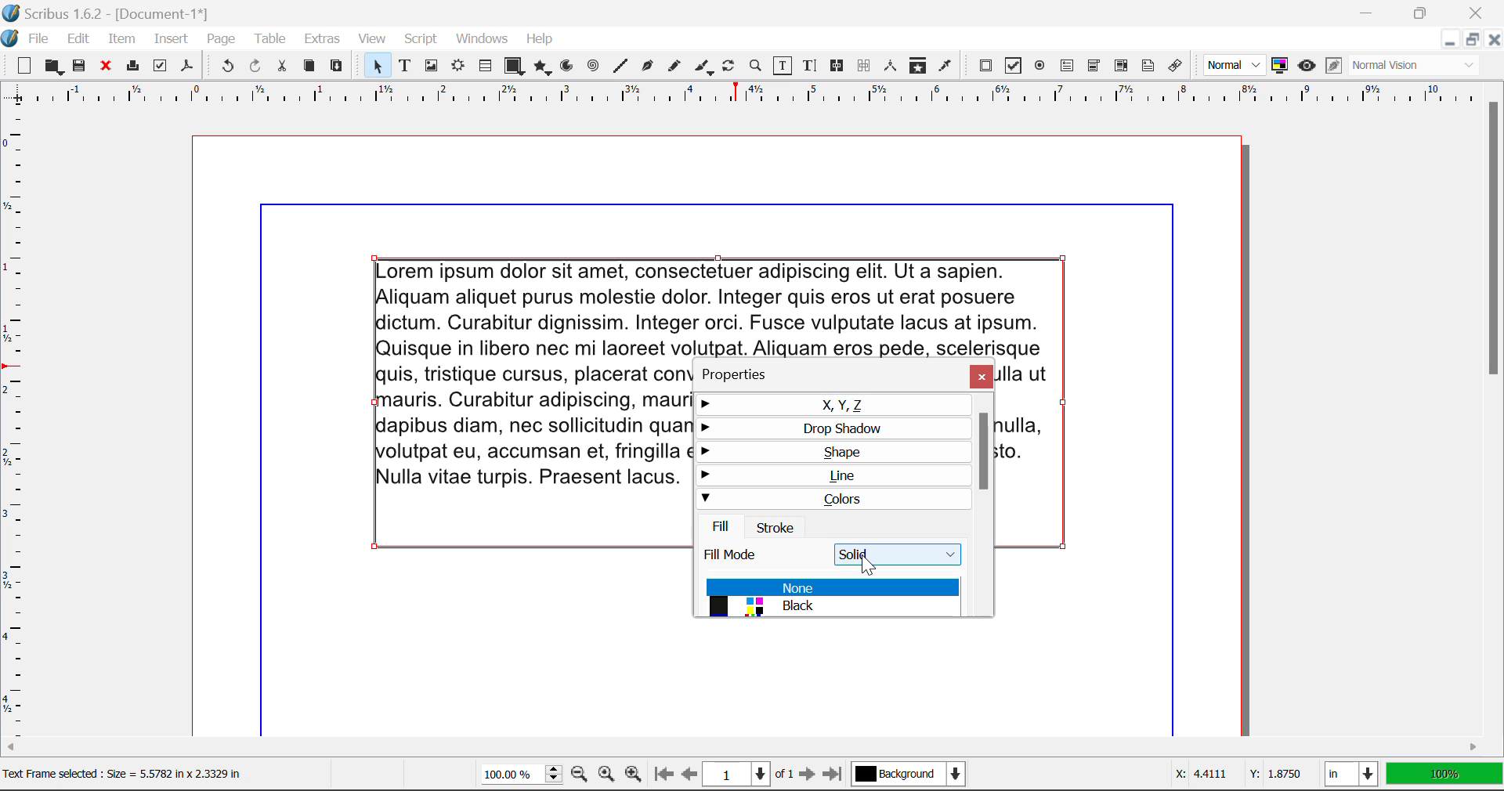  Describe the element at coordinates (1235, 775) in the screenshot. I see `Cursor Coordinates` at that location.